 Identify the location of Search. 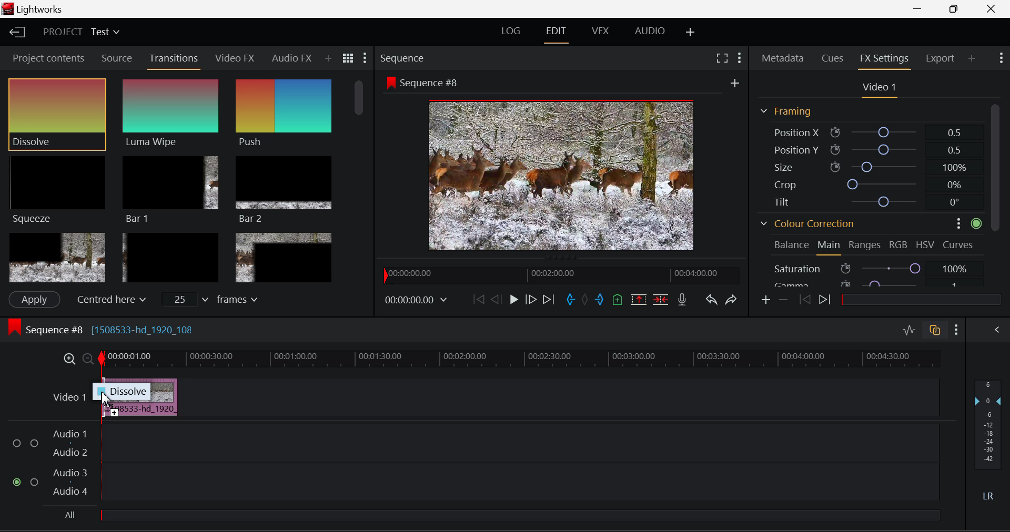
(329, 56).